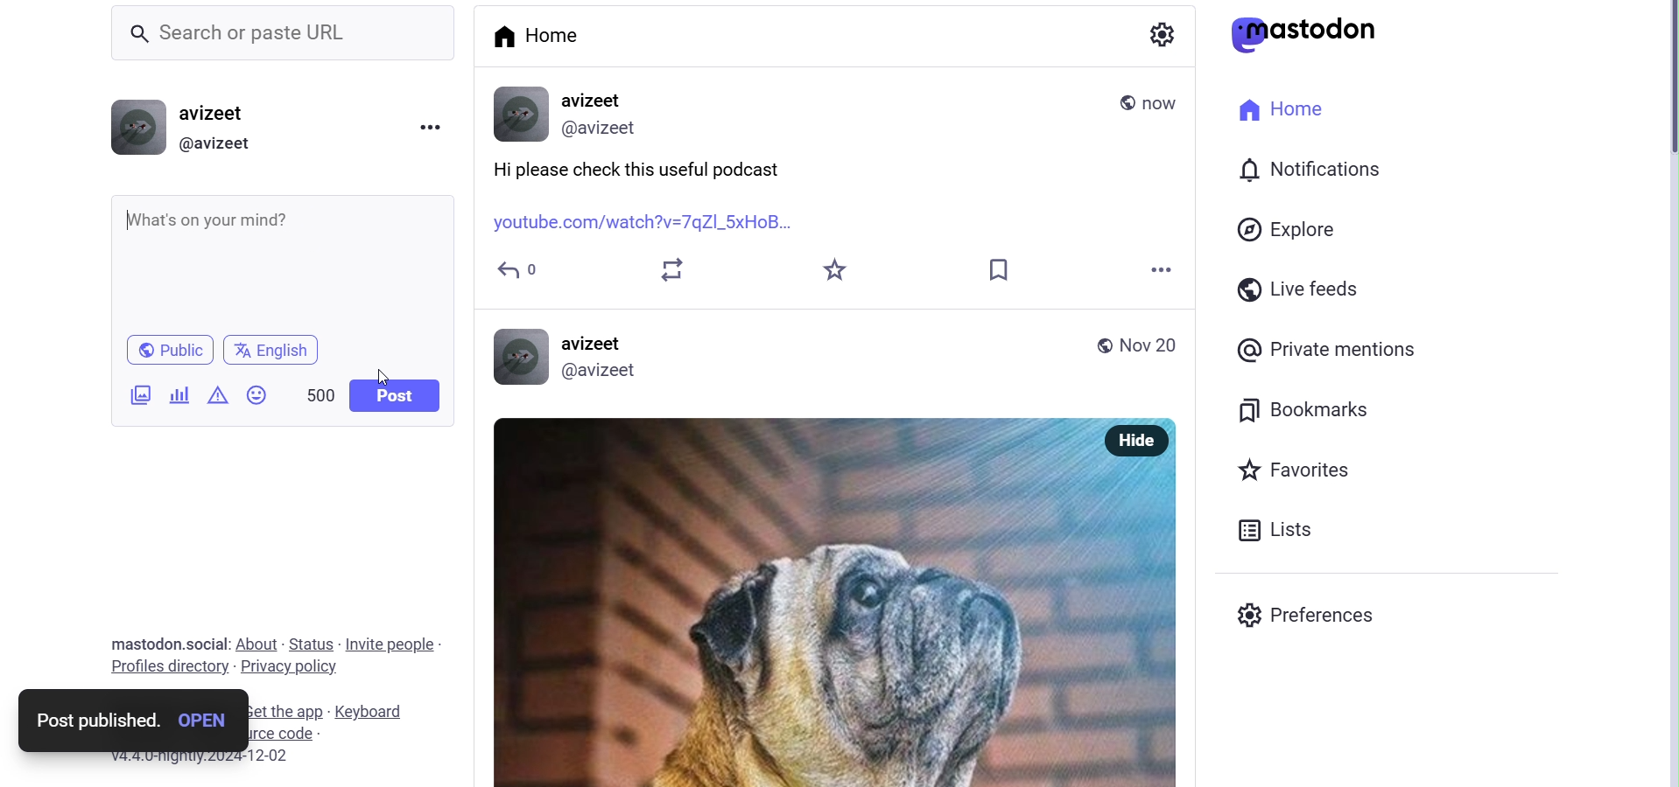 The width and height of the screenshot is (1679, 787). I want to click on profile picture, so click(517, 356).